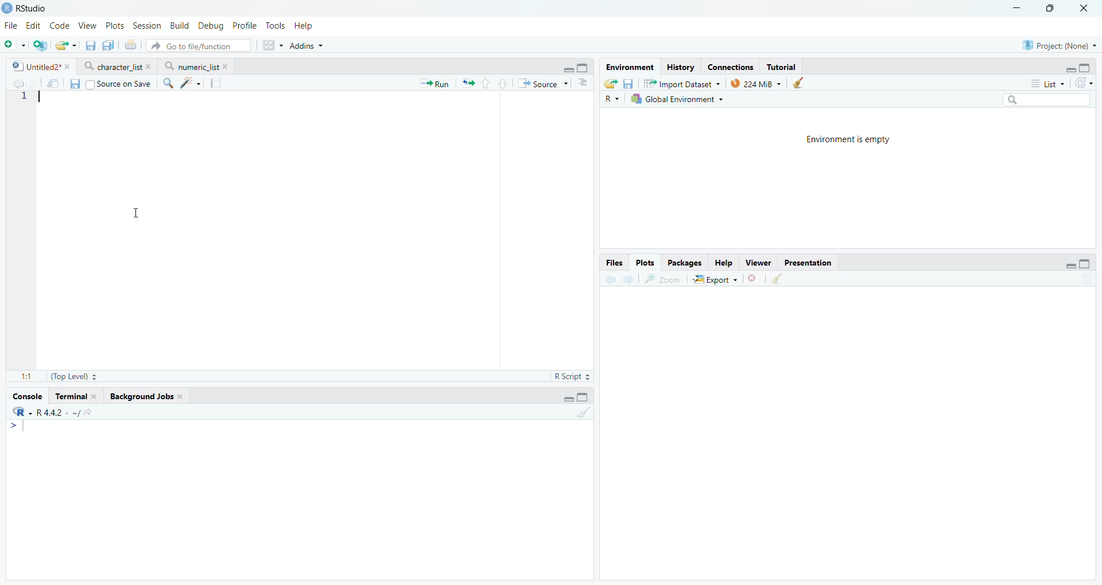  I want to click on Save, so click(74, 84).